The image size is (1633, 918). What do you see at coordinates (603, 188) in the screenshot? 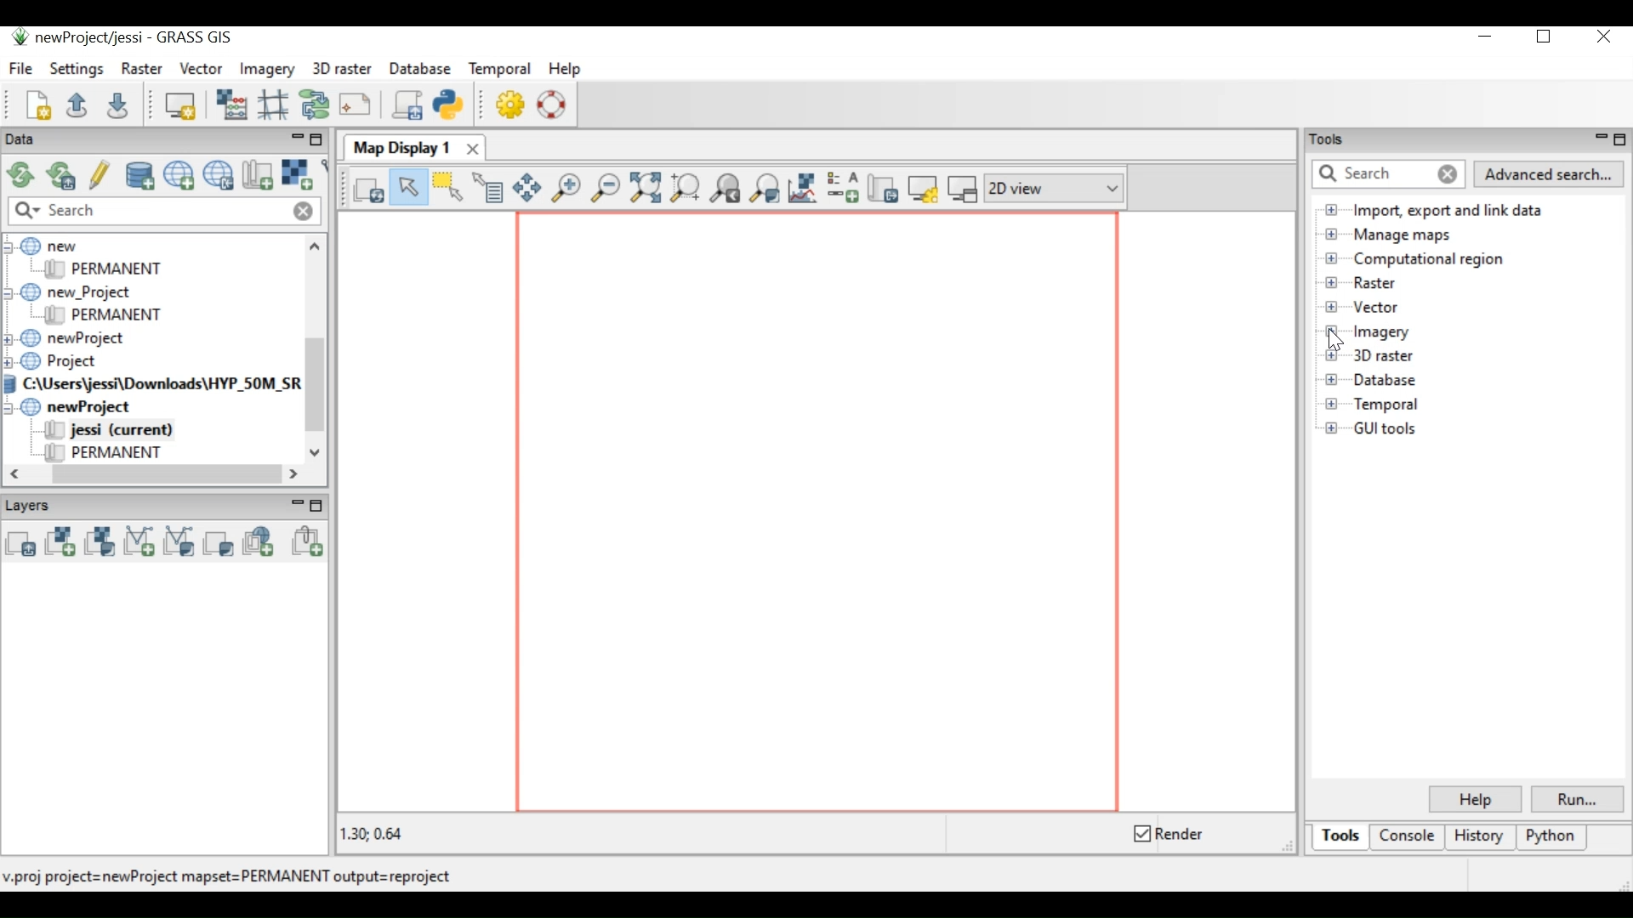
I see `Zoom out` at bounding box center [603, 188].